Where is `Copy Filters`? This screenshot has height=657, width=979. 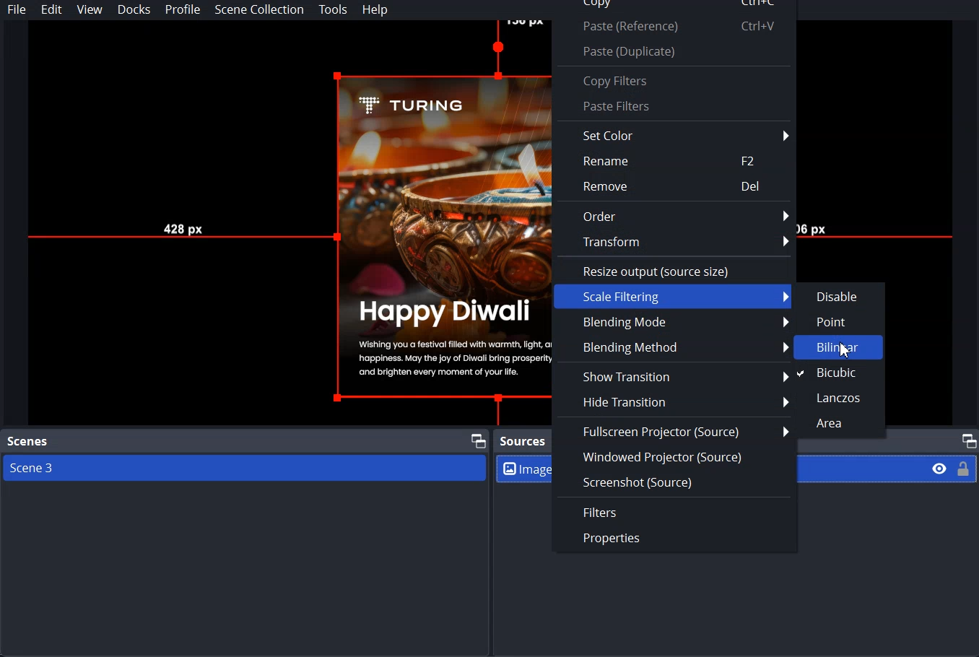 Copy Filters is located at coordinates (674, 80).